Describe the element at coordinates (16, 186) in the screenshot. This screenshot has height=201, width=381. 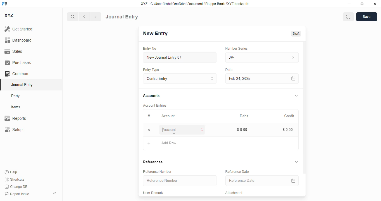
I see `change DB` at that location.